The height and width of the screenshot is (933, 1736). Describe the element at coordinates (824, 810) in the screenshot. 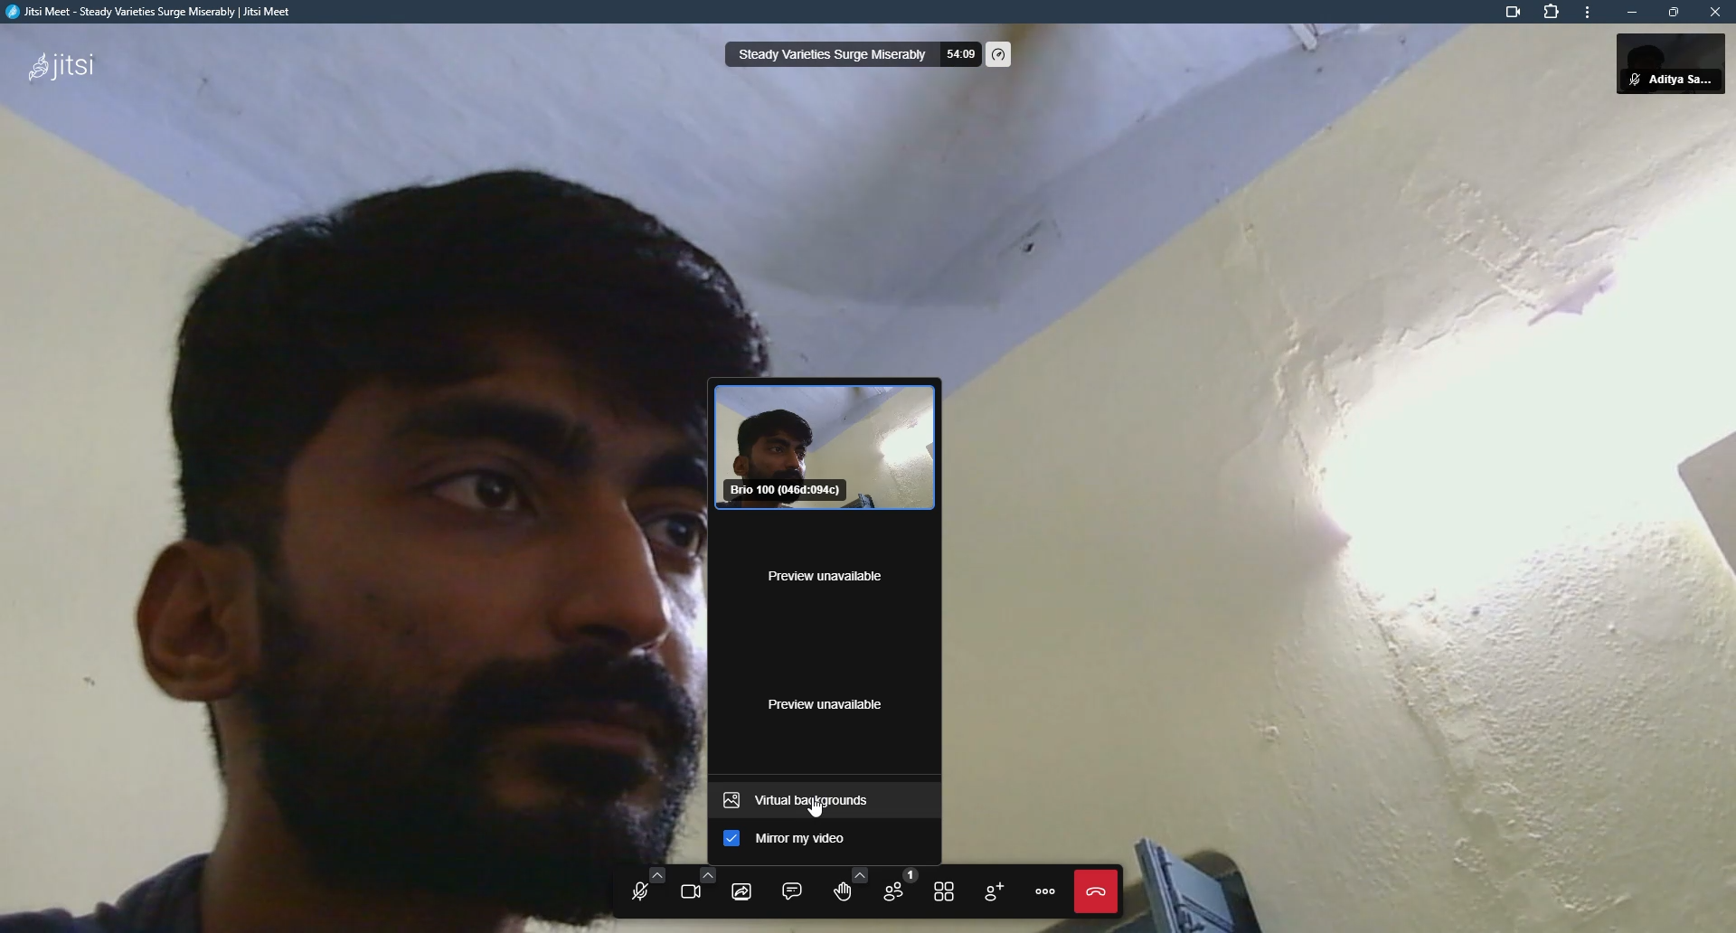

I see `Cursor` at that location.